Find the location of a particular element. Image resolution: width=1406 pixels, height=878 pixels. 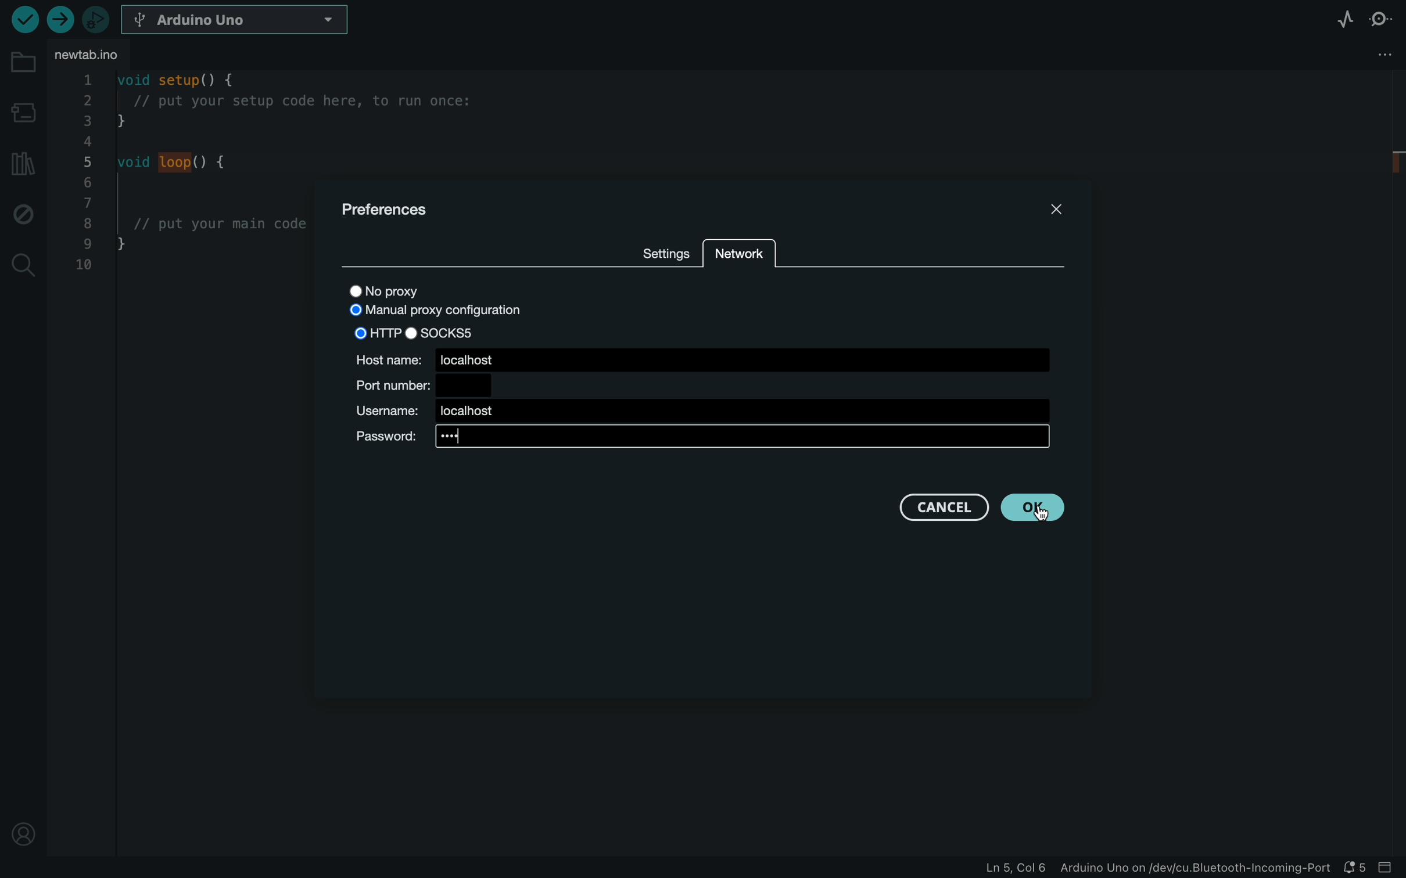

profile is located at coordinates (23, 836).